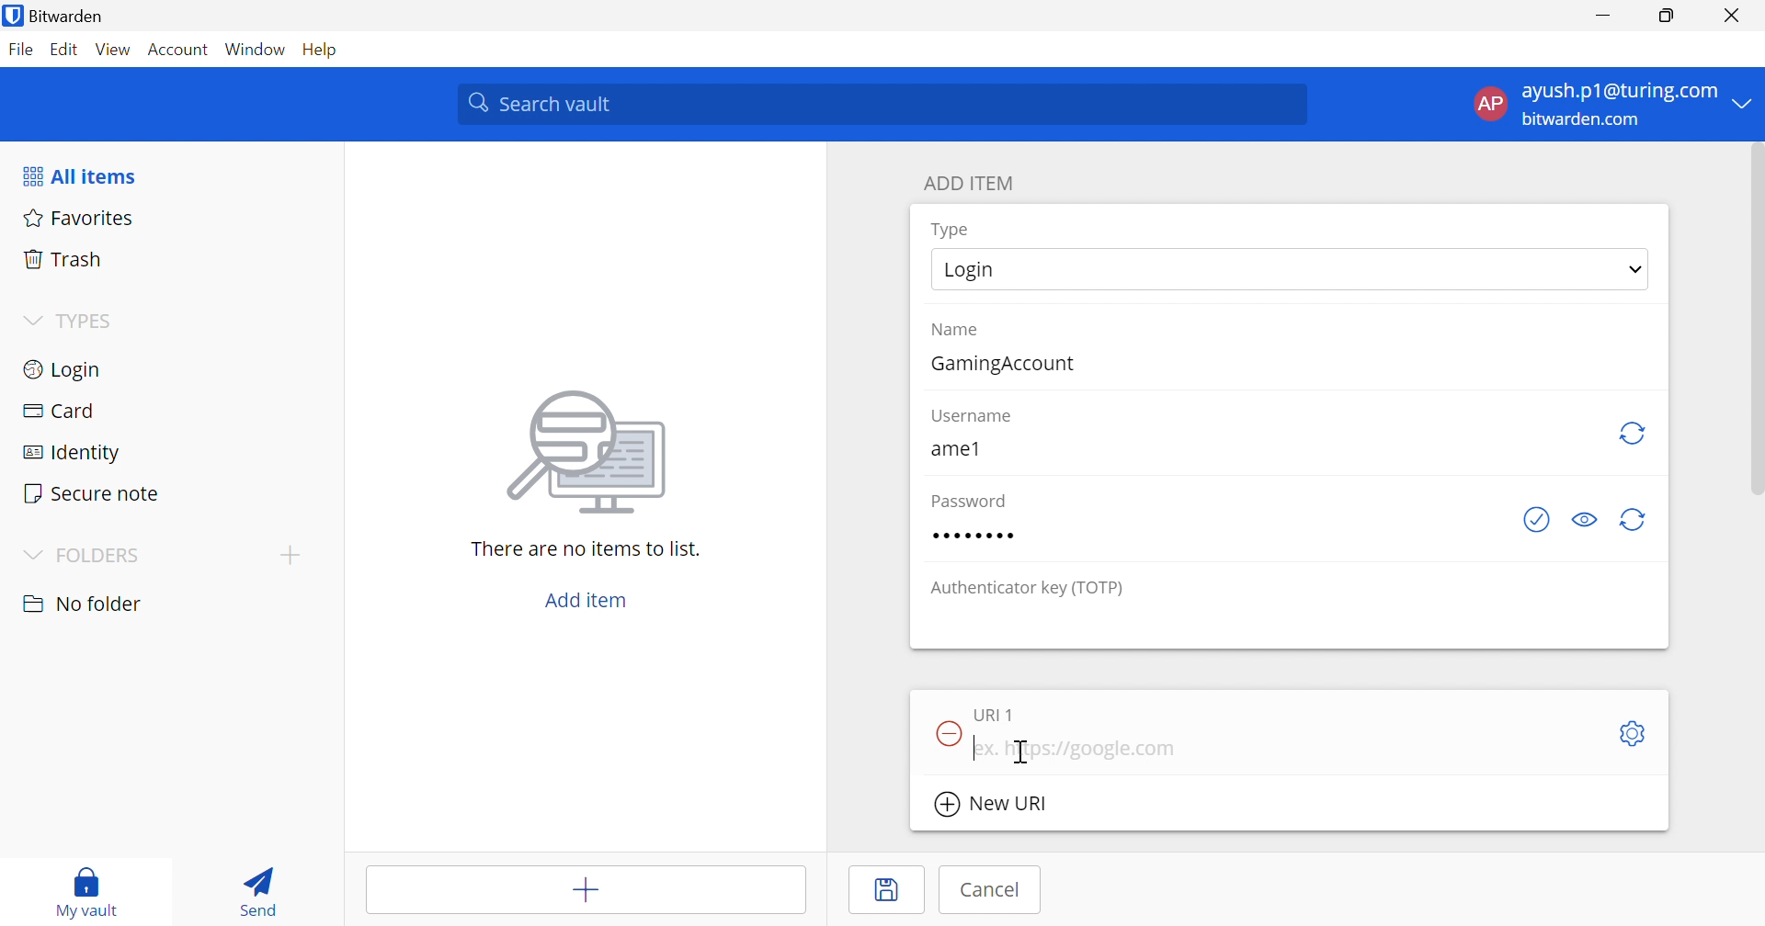 The width and height of the screenshot is (1765, 926). Describe the element at coordinates (1001, 714) in the screenshot. I see `URI 1` at that location.